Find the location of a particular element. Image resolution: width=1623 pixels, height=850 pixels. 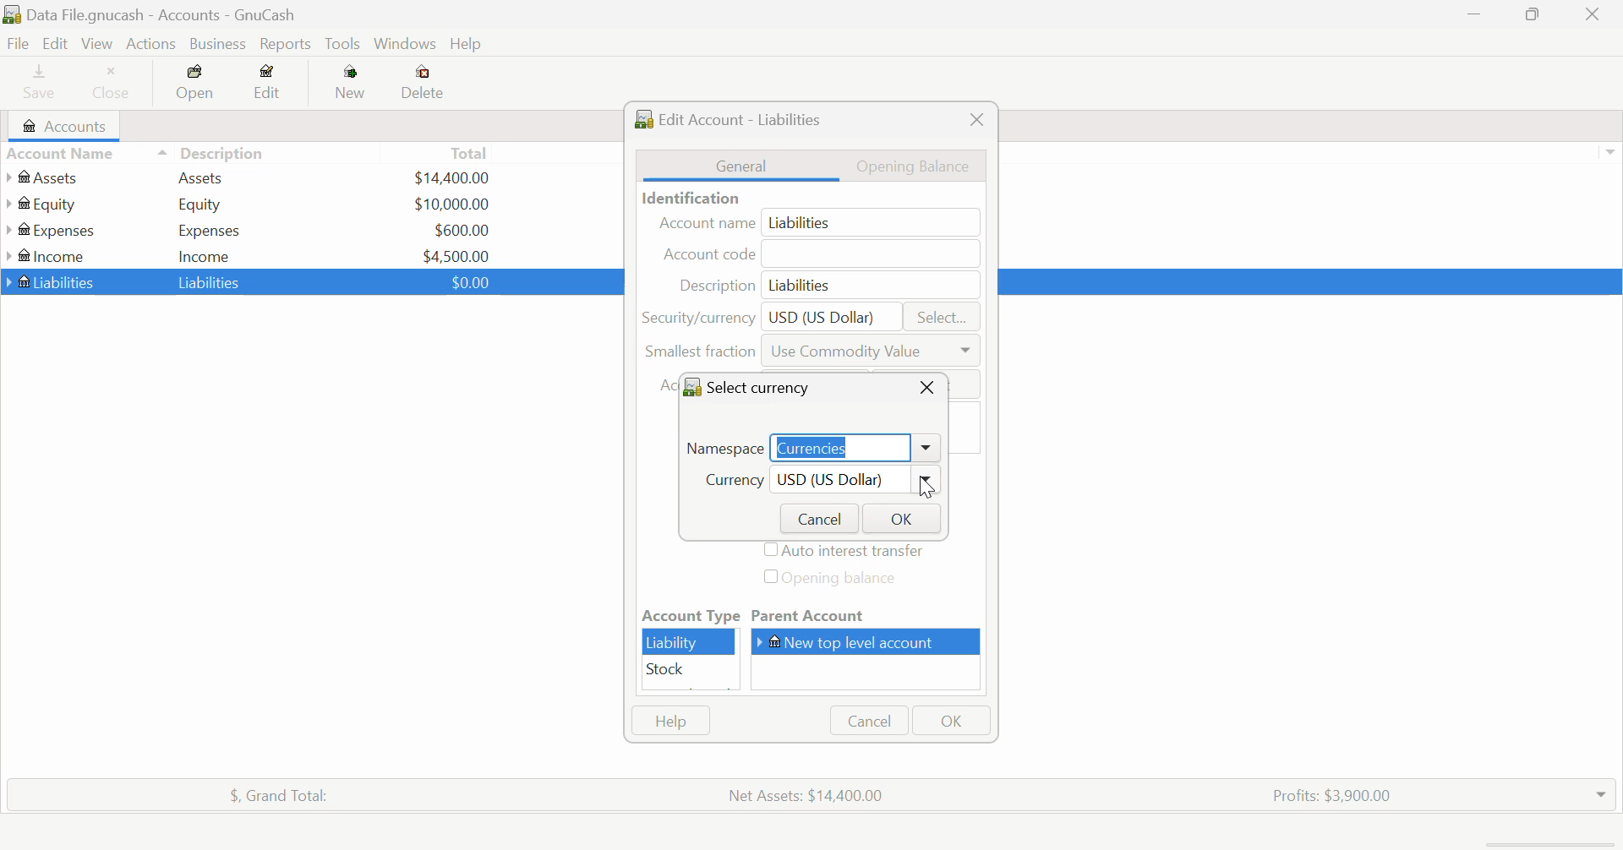

Account code is located at coordinates (823, 255).